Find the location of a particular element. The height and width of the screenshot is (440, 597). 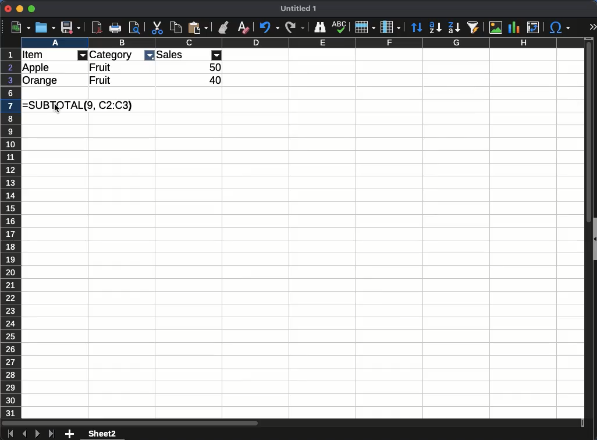

sheet2 is located at coordinates (104, 434).